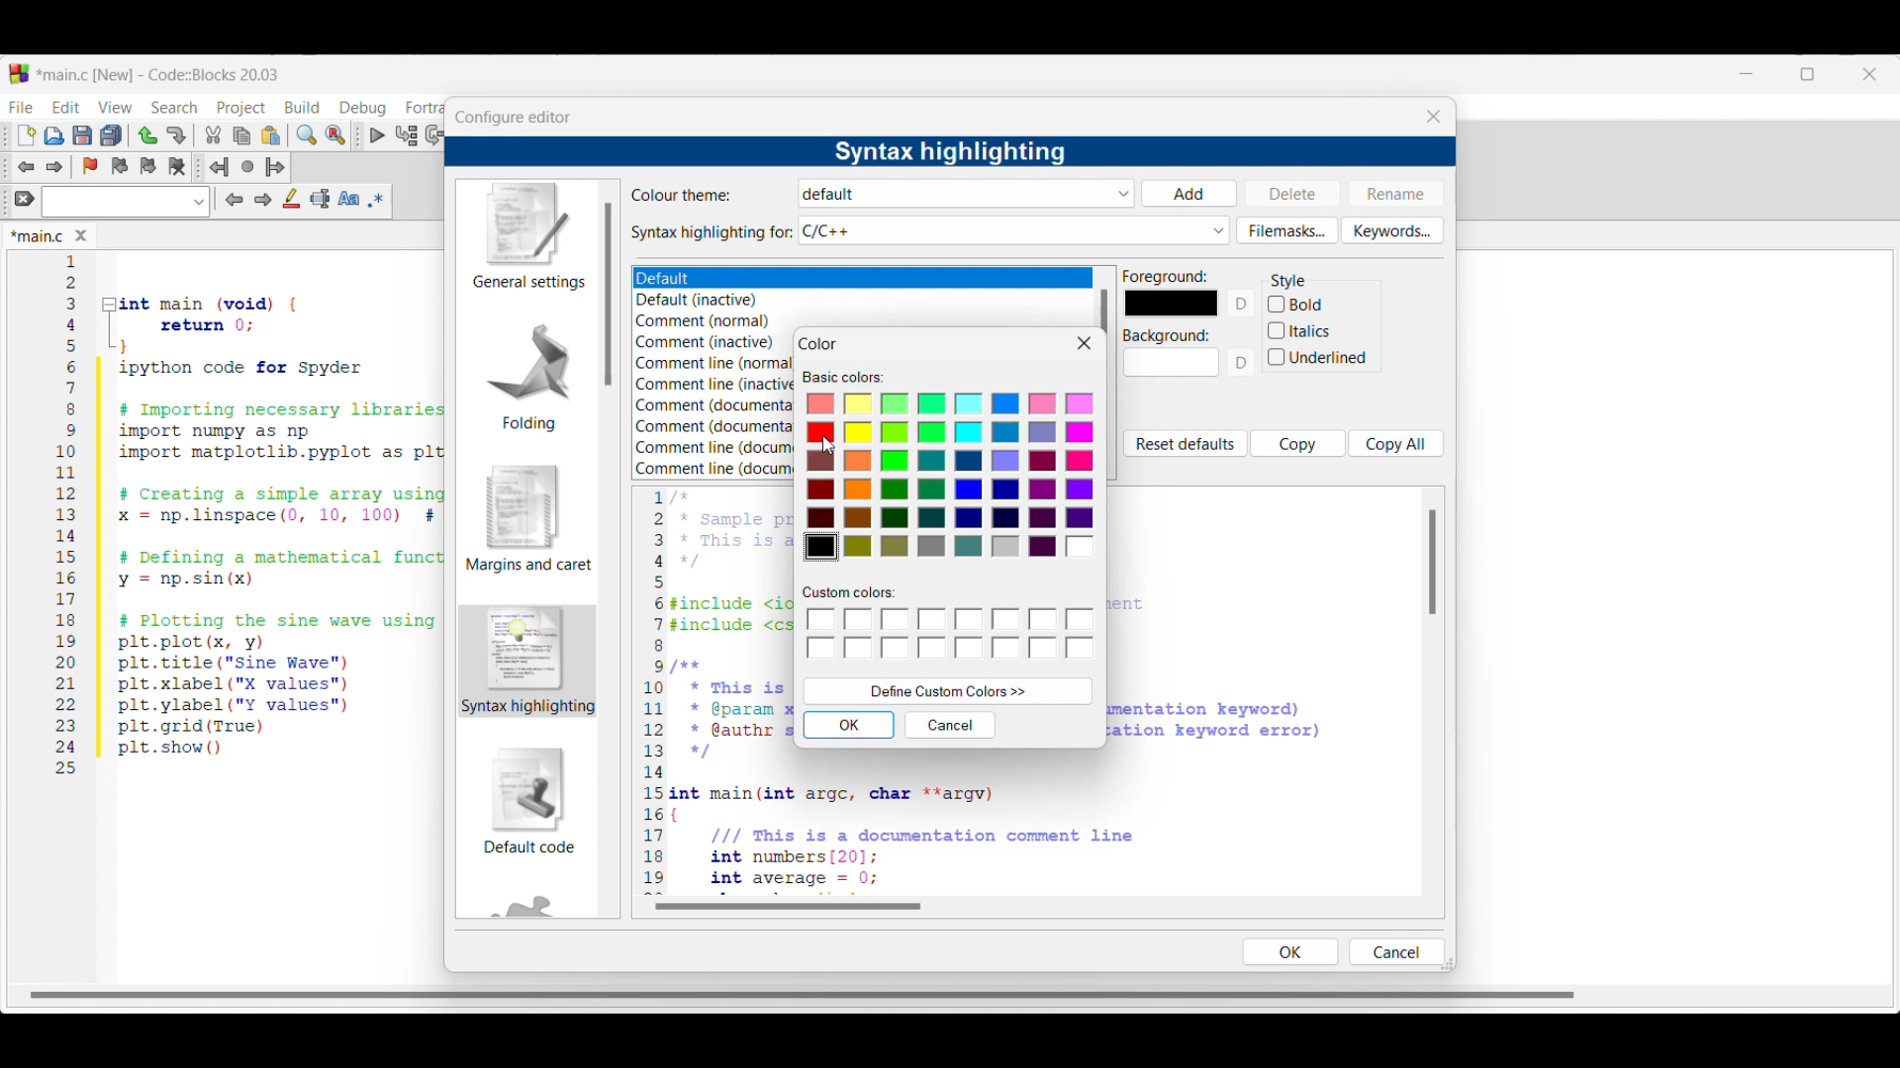  What do you see at coordinates (1869, 74) in the screenshot?
I see `Close interface` at bounding box center [1869, 74].